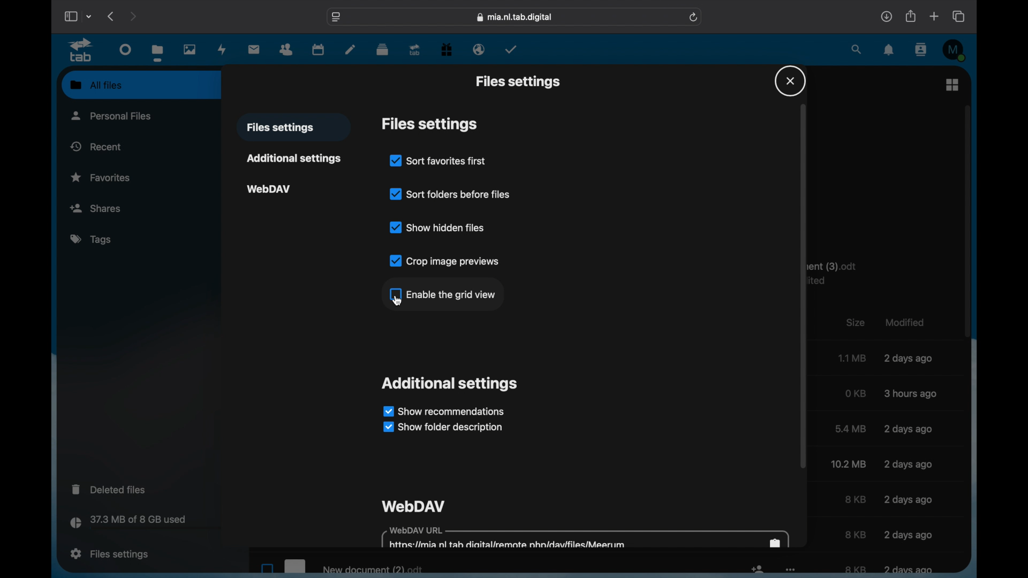 The width and height of the screenshot is (1028, 578). I want to click on tab, so click(415, 49).